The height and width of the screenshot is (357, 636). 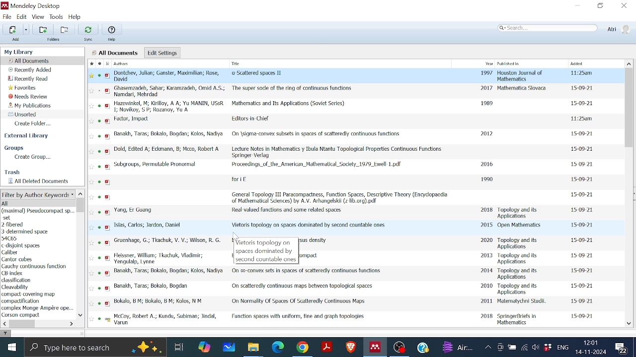 I want to click on Move up in filter by author keyword, so click(x=81, y=193).